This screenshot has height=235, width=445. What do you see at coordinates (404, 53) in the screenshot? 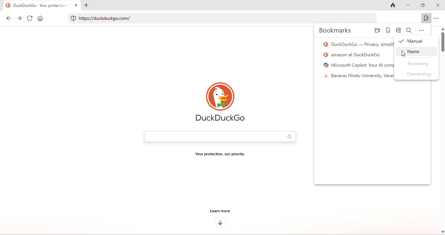
I see `cursor movement` at bounding box center [404, 53].